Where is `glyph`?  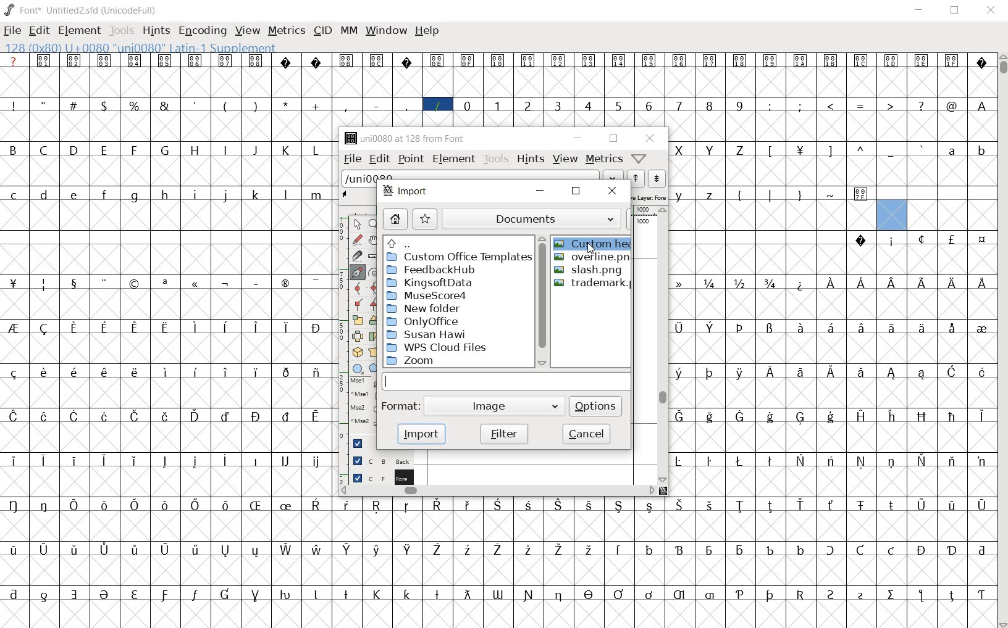 glyph is located at coordinates (14, 550).